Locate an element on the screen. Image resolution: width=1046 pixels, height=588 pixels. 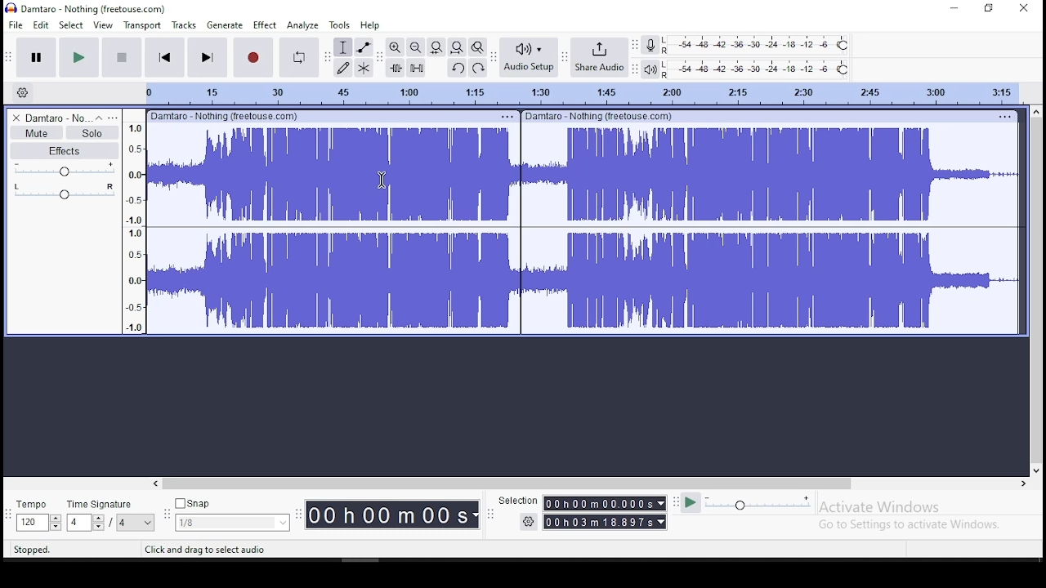
menu is located at coordinates (507, 117).